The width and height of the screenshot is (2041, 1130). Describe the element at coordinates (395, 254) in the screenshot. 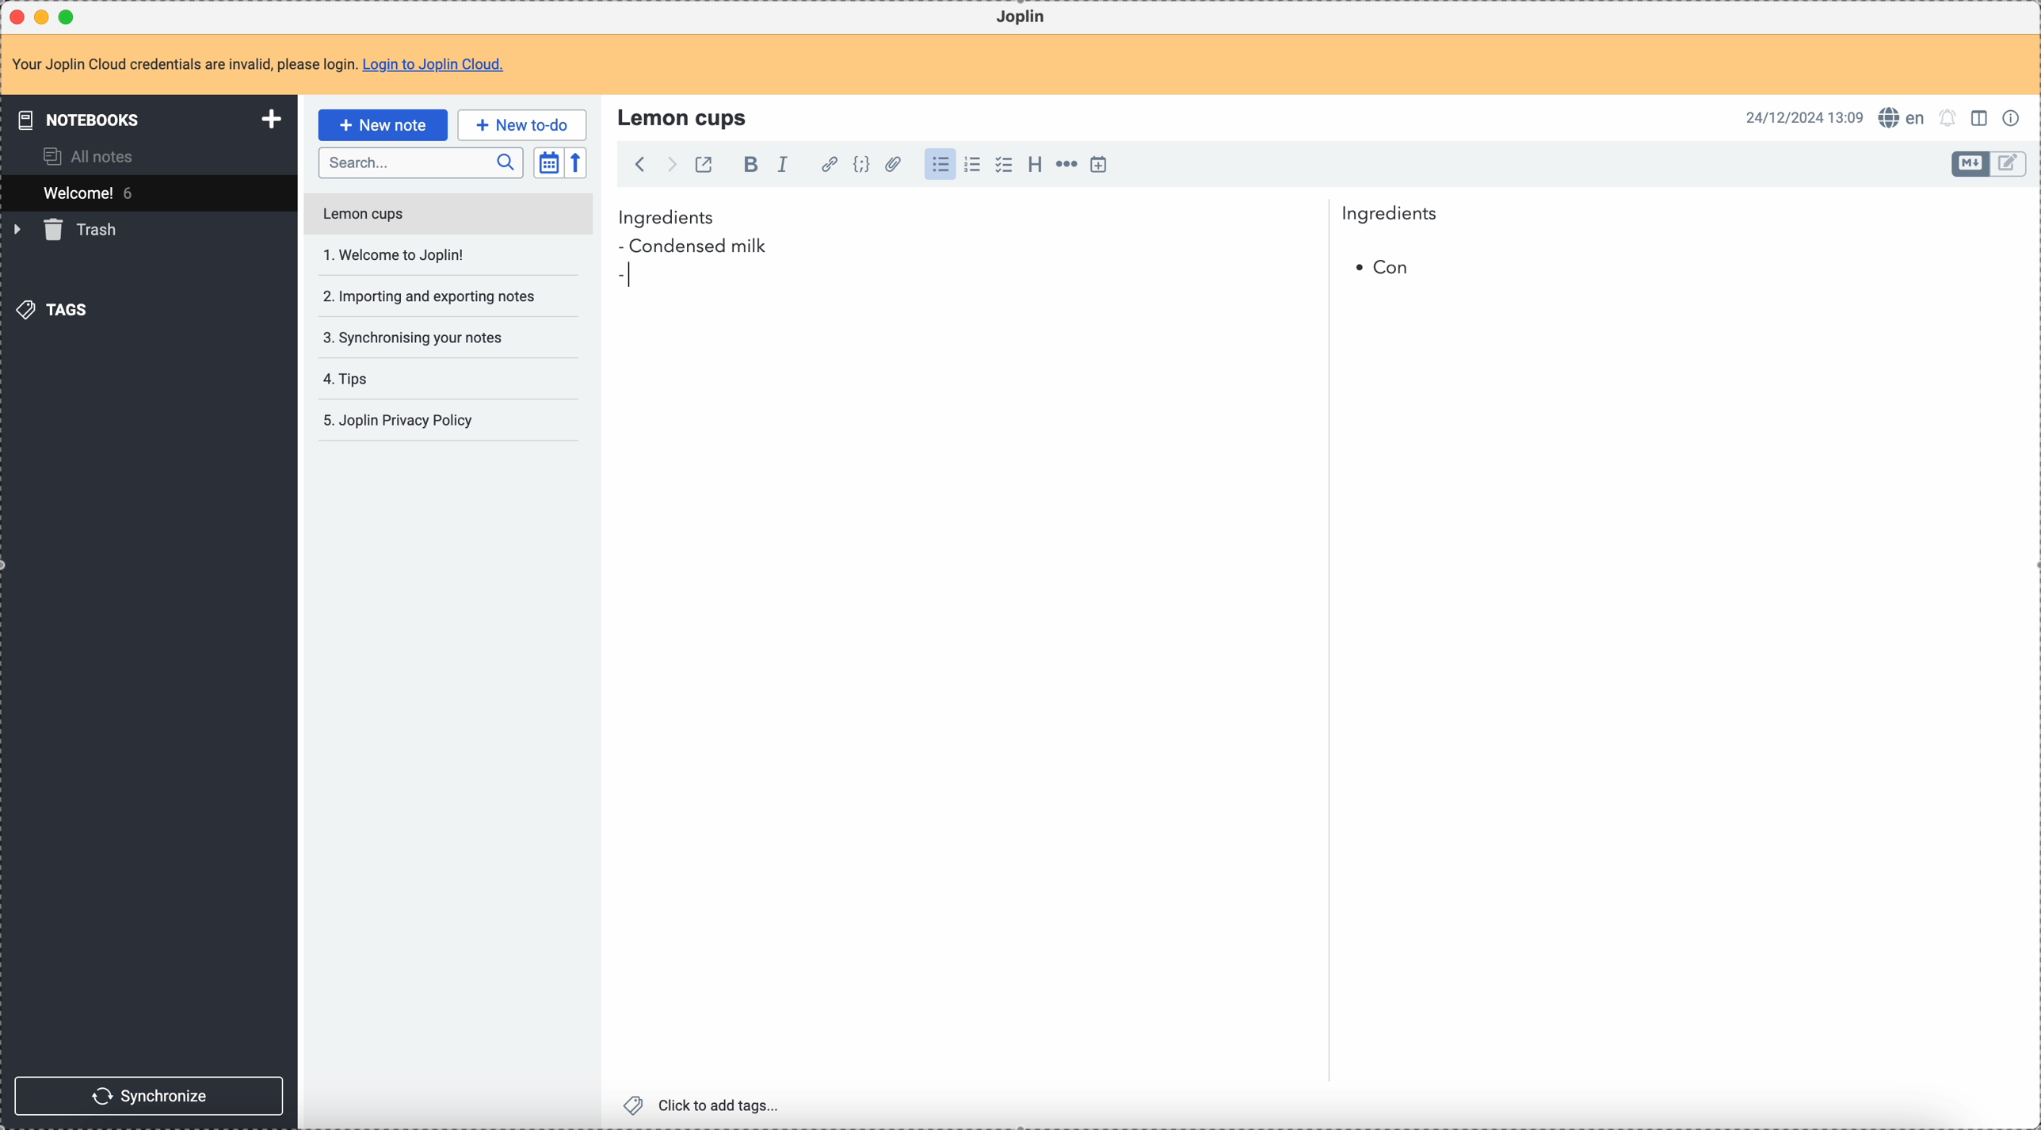

I see `welcome to Joplin!` at that location.